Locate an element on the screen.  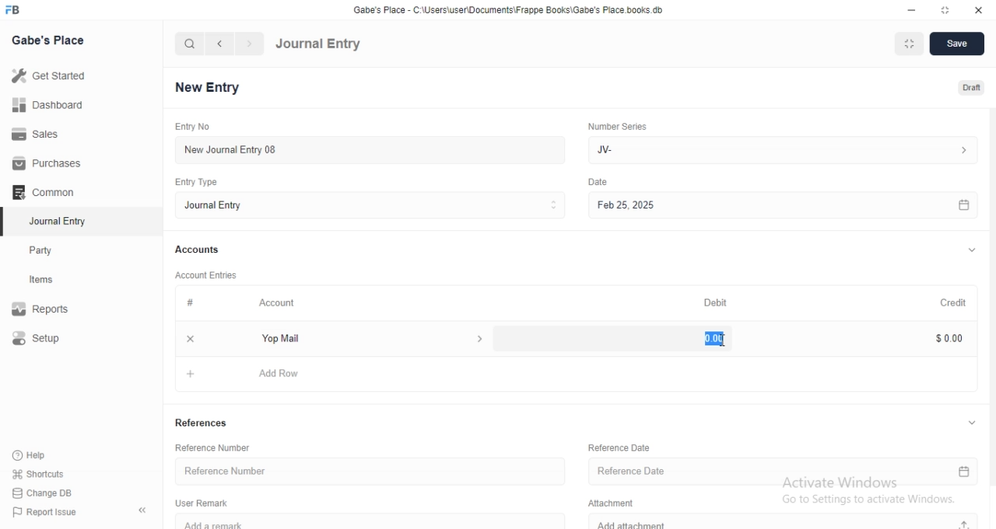
+ Add Row is located at coordinates (580, 373).